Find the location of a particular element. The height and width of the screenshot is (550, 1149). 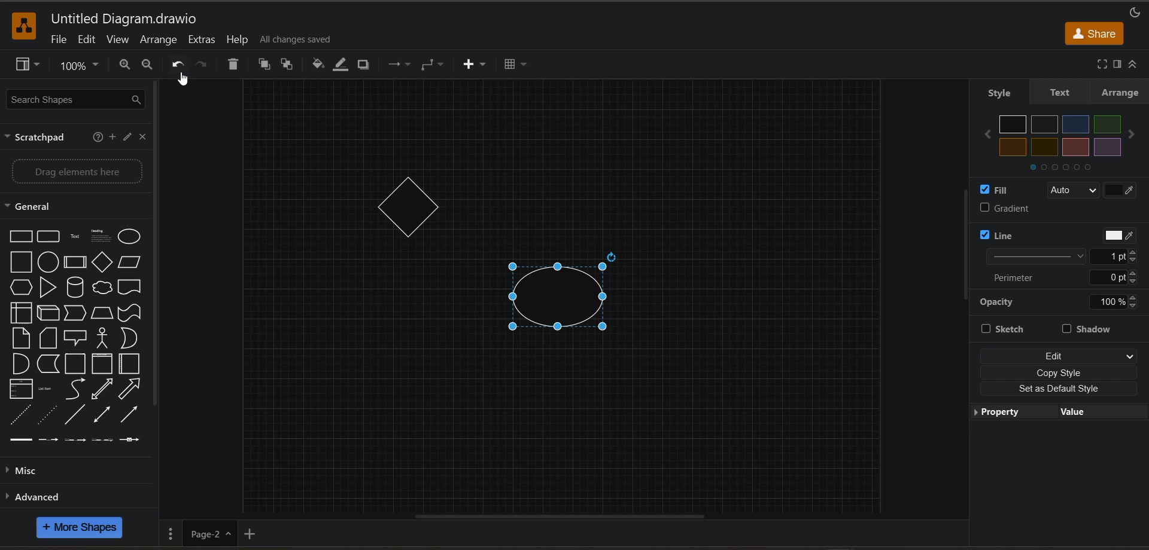

Hexagon is located at coordinates (21, 287).